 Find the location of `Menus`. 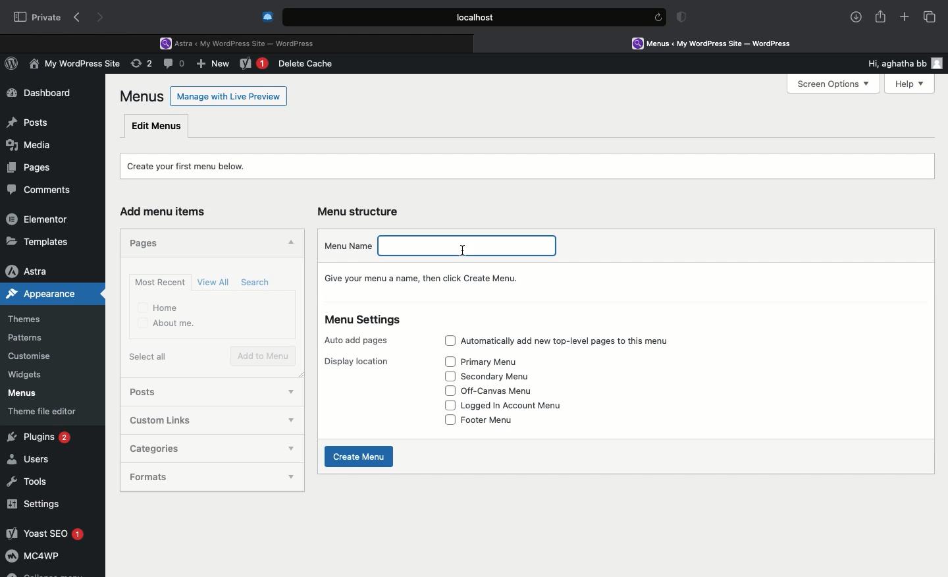

Menus is located at coordinates (20, 393).